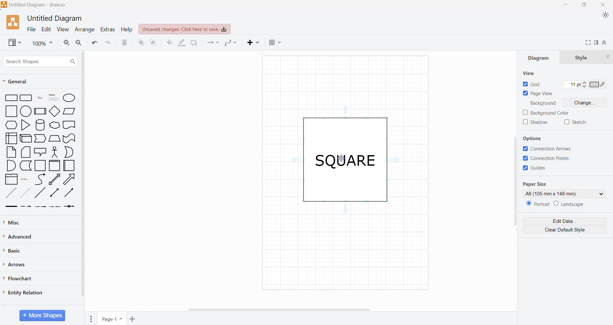  I want to click on square, so click(9, 111).